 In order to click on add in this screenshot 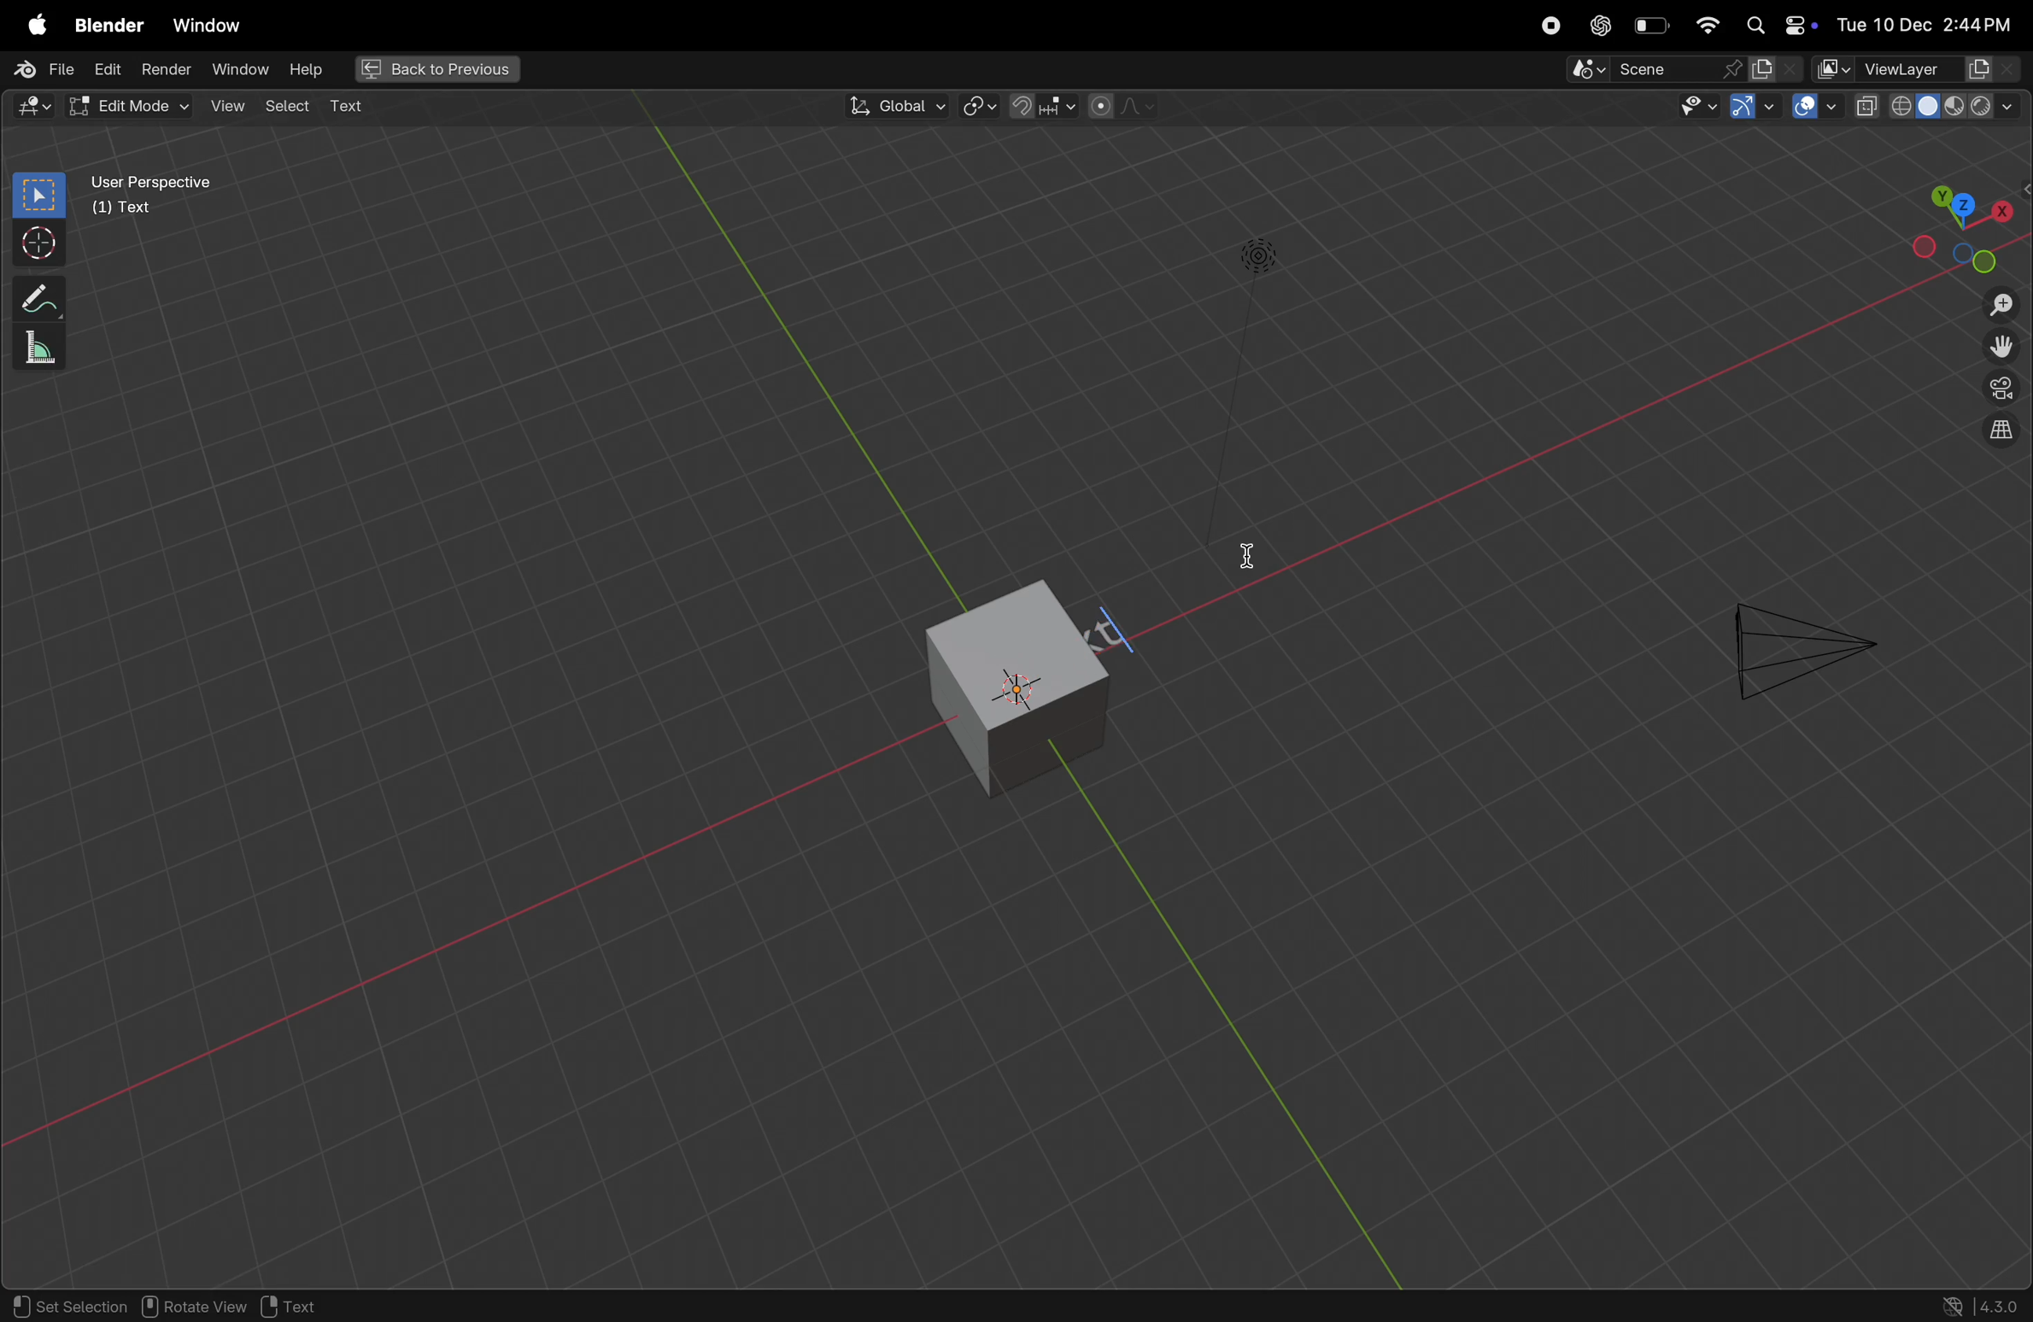, I will do `click(353, 105)`.